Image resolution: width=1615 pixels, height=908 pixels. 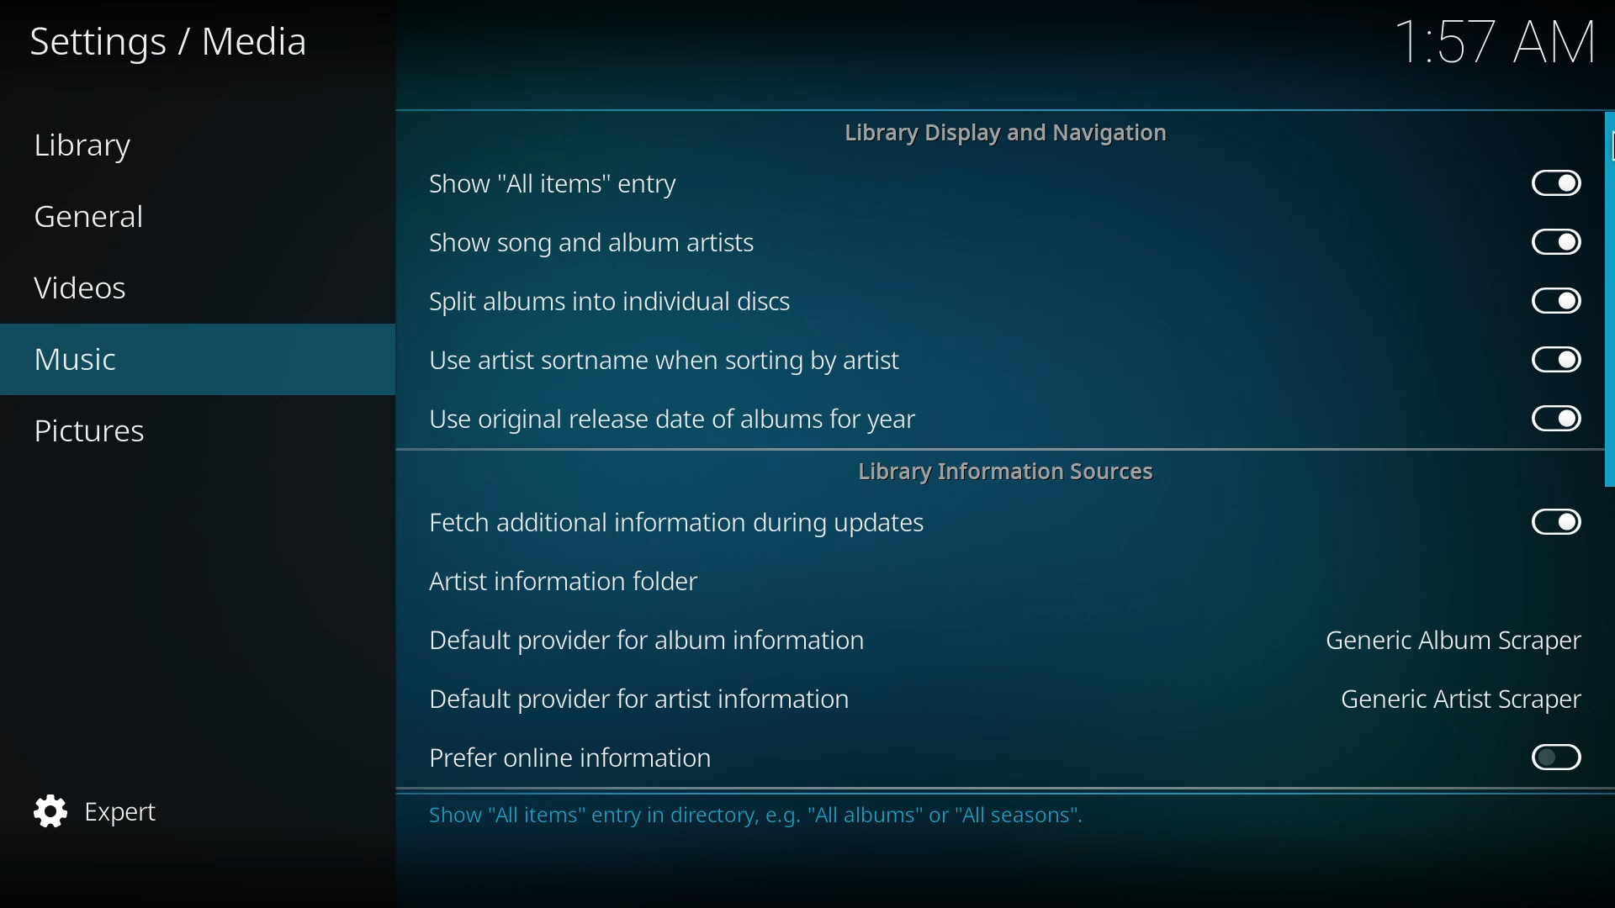 What do you see at coordinates (1548, 240) in the screenshot?
I see `enabled` at bounding box center [1548, 240].